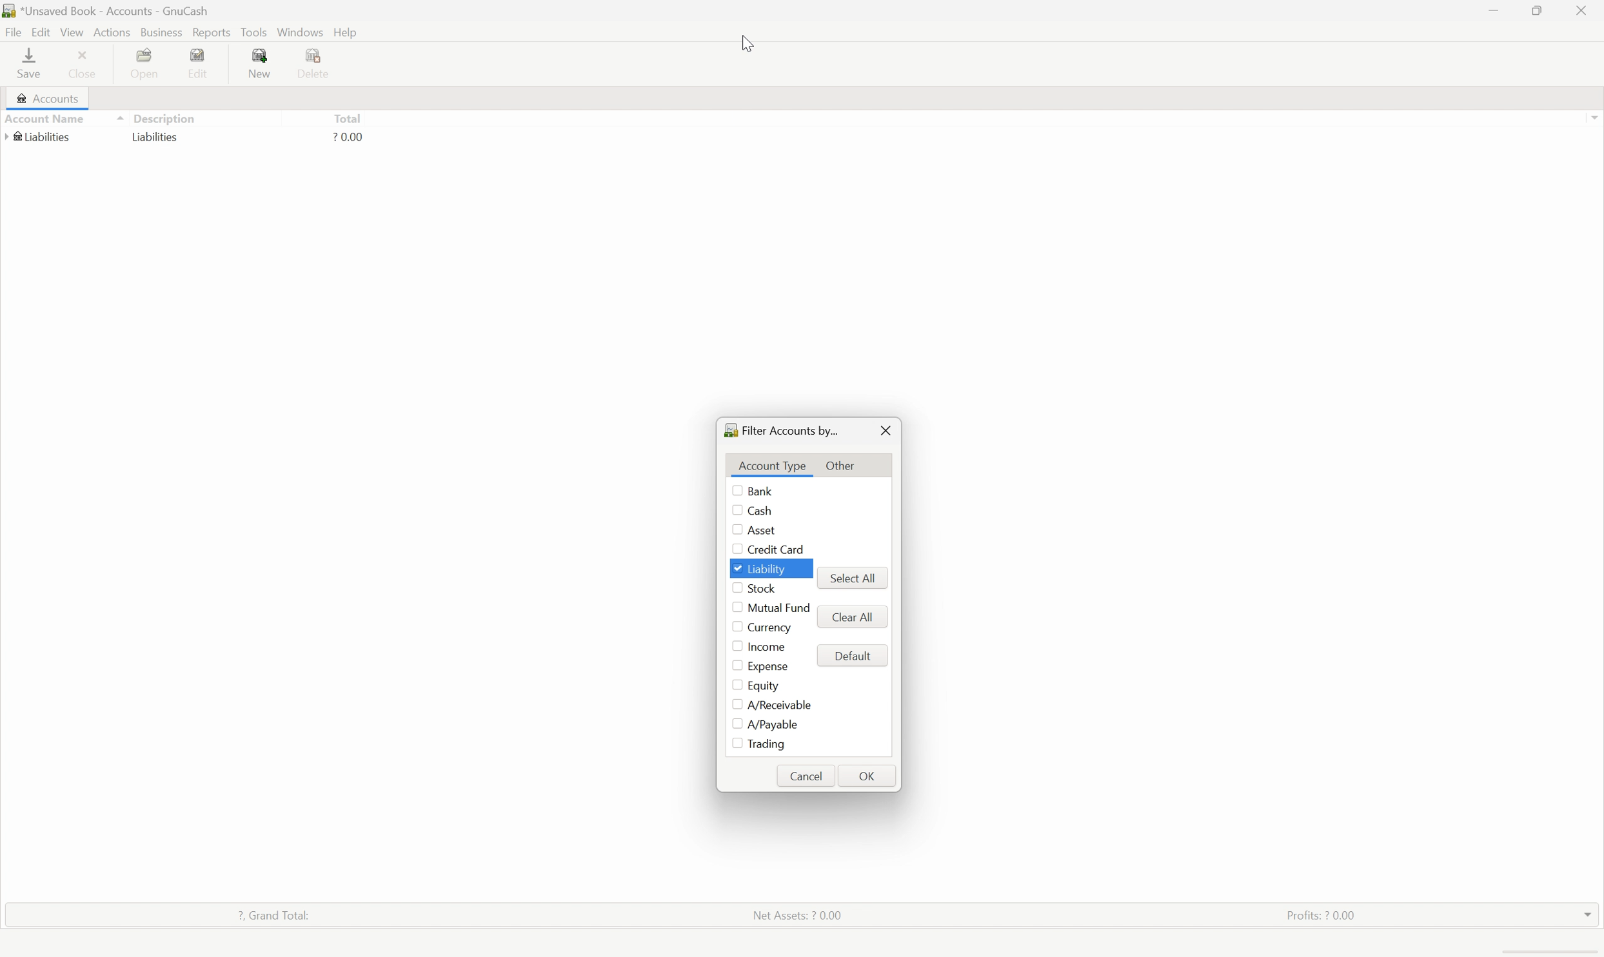 The width and height of the screenshot is (1604, 957). What do you see at coordinates (349, 137) in the screenshot?
I see `? 0.00` at bounding box center [349, 137].